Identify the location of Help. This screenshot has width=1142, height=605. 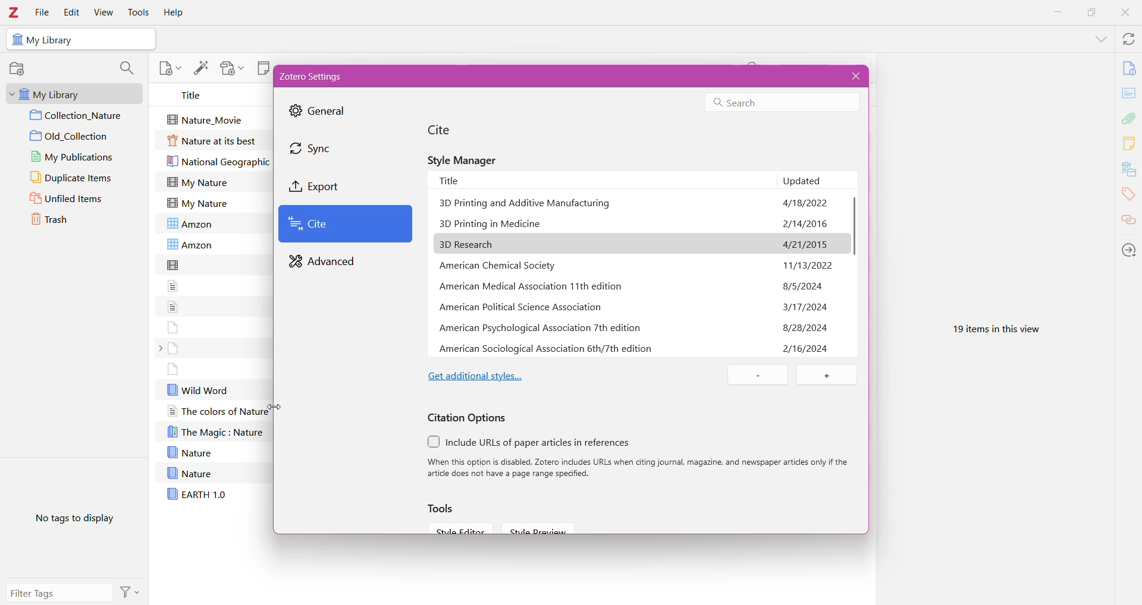
(175, 12).